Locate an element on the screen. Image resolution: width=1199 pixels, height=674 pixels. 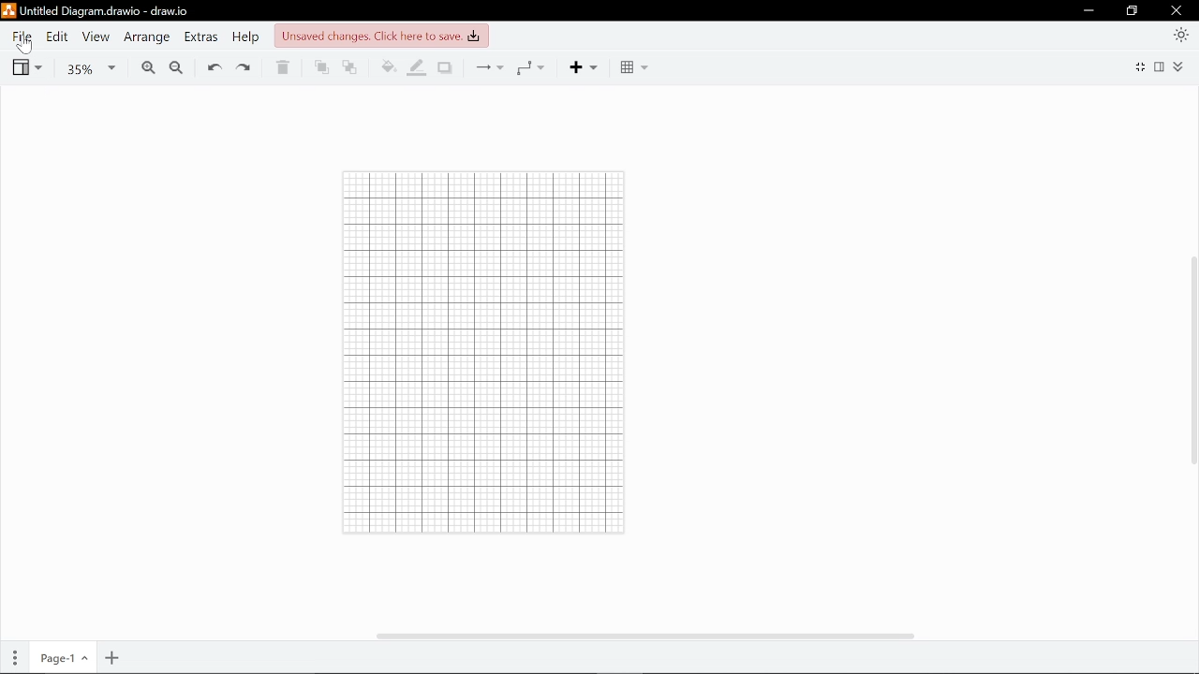
Close is located at coordinates (1179, 11).